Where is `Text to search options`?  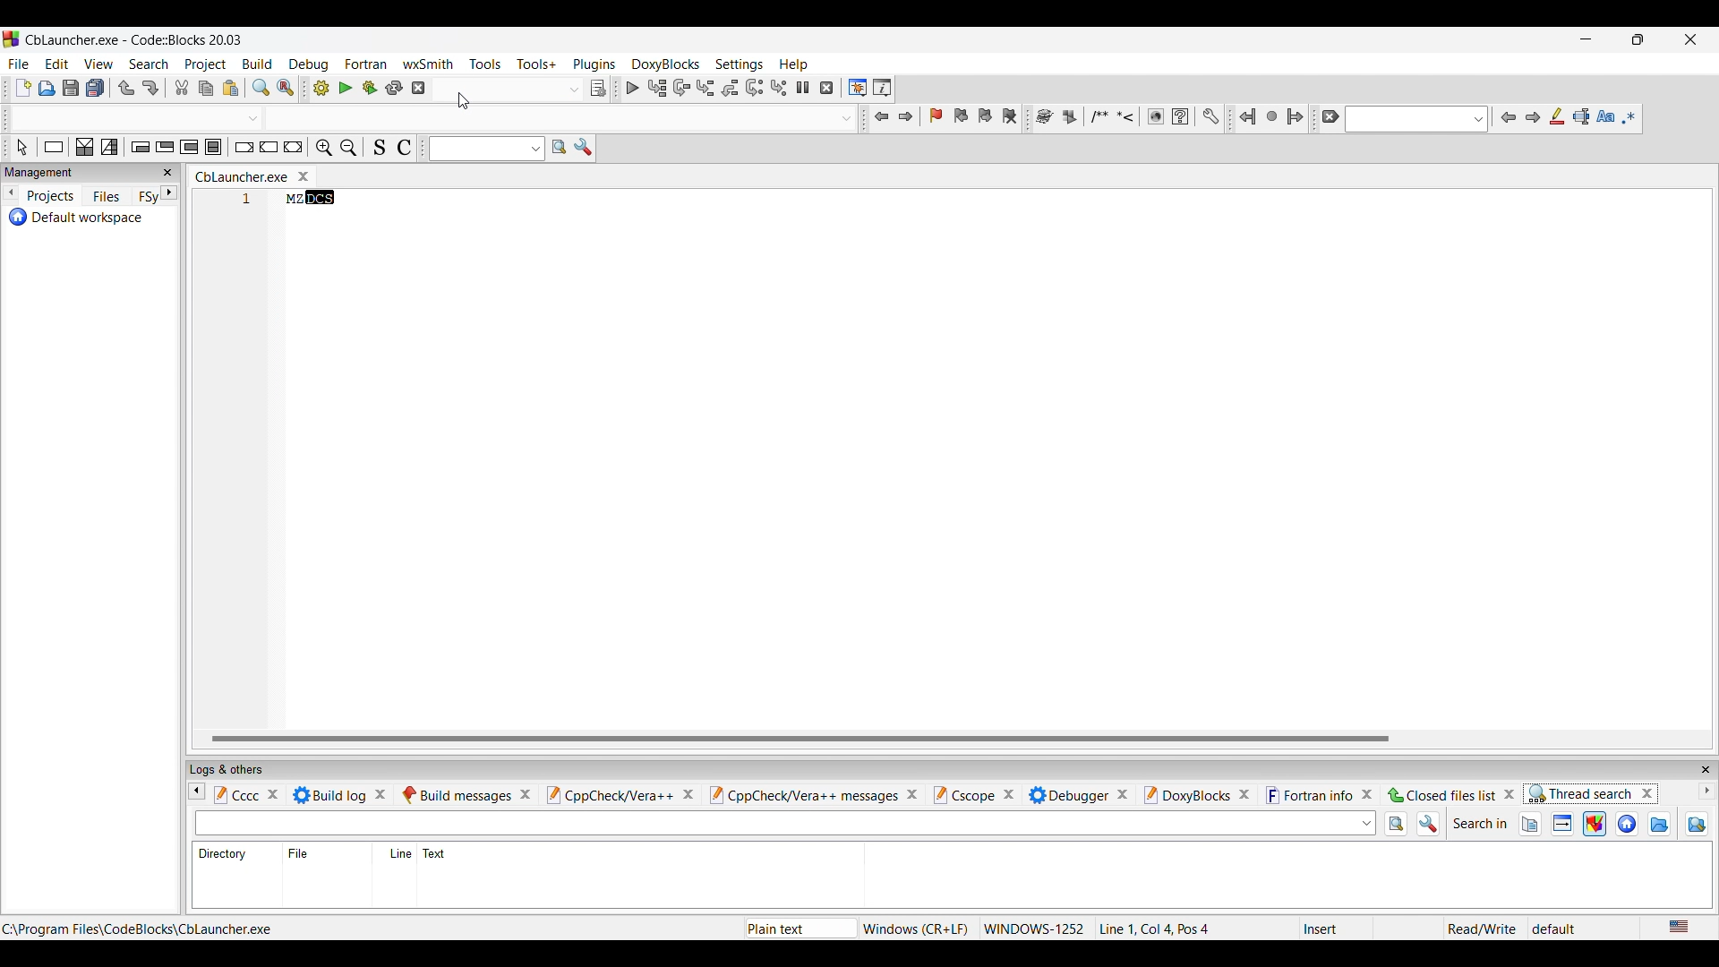
Text to search options is located at coordinates (535, 149).